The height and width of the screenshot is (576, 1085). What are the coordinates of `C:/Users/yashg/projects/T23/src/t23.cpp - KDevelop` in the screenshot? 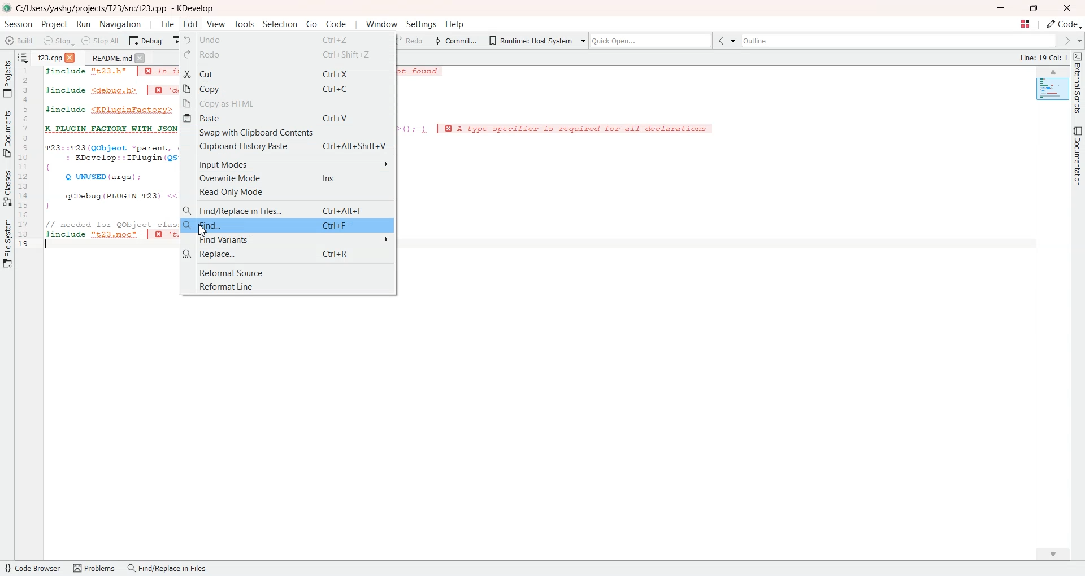 It's located at (117, 8).